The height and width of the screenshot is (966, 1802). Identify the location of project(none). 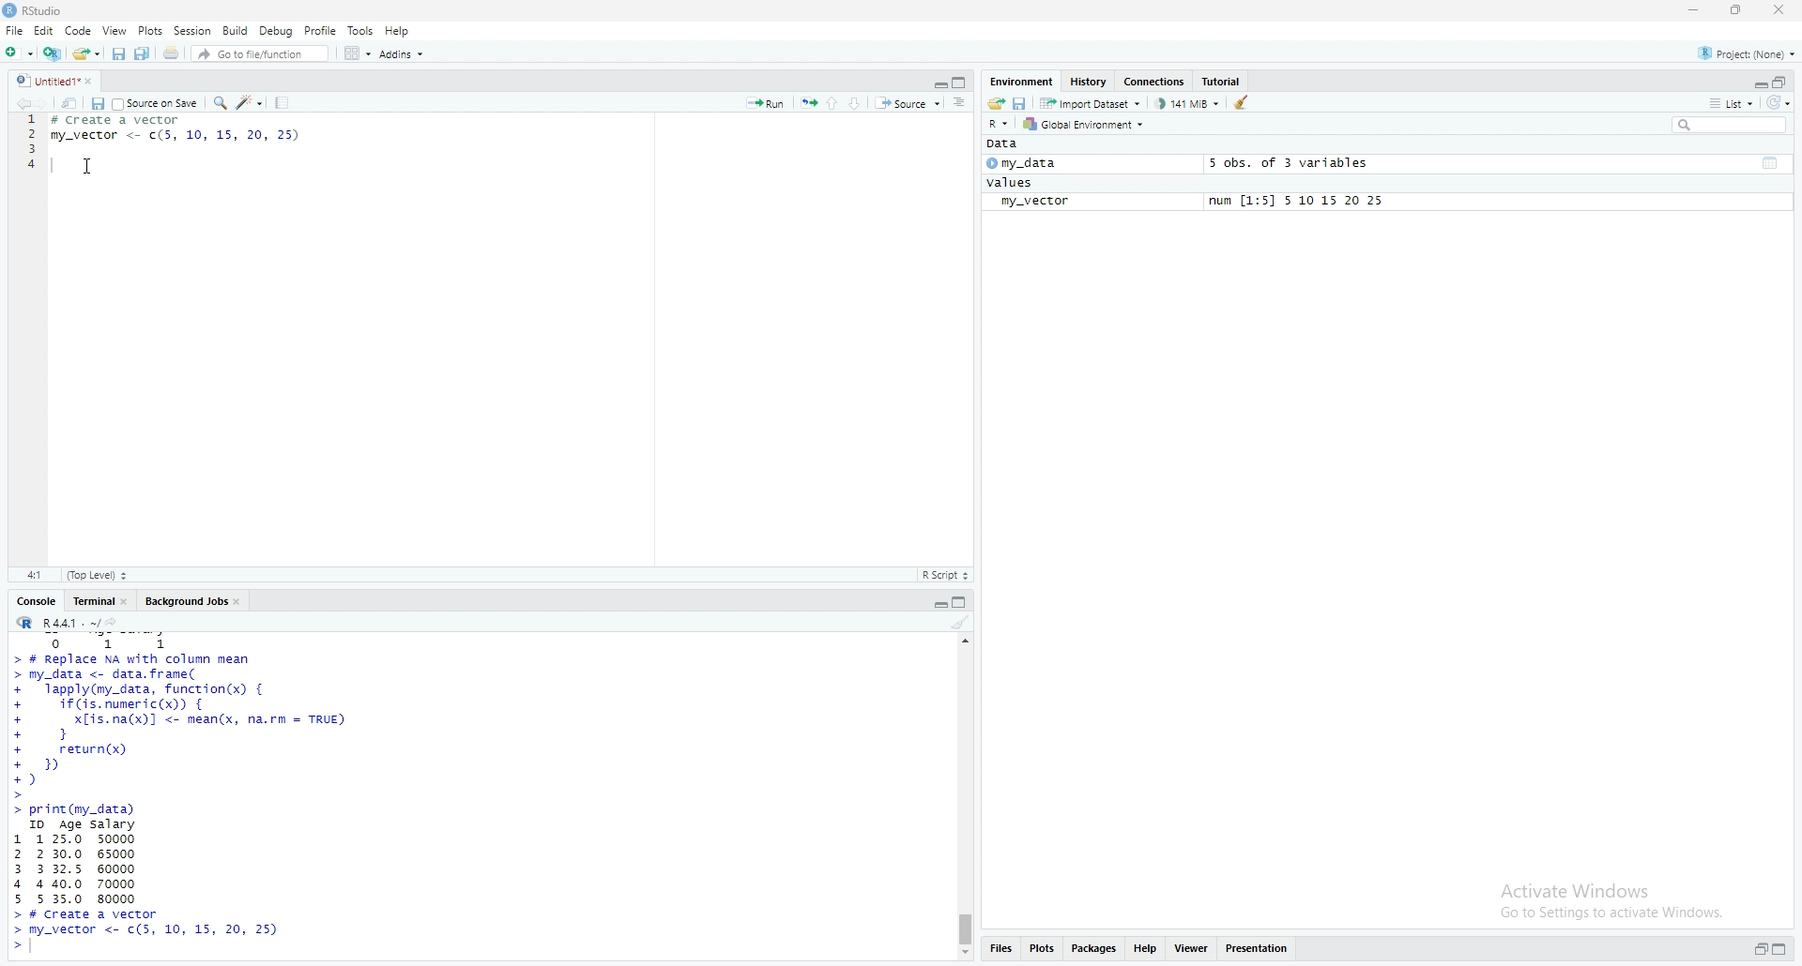
(1741, 53).